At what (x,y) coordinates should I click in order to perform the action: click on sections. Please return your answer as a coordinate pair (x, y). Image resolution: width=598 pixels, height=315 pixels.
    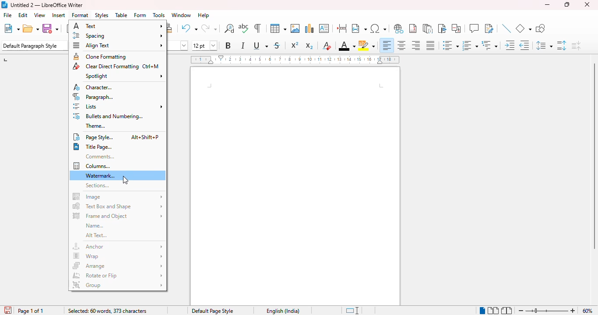
    Looking at the image, I should click on (97, 185).